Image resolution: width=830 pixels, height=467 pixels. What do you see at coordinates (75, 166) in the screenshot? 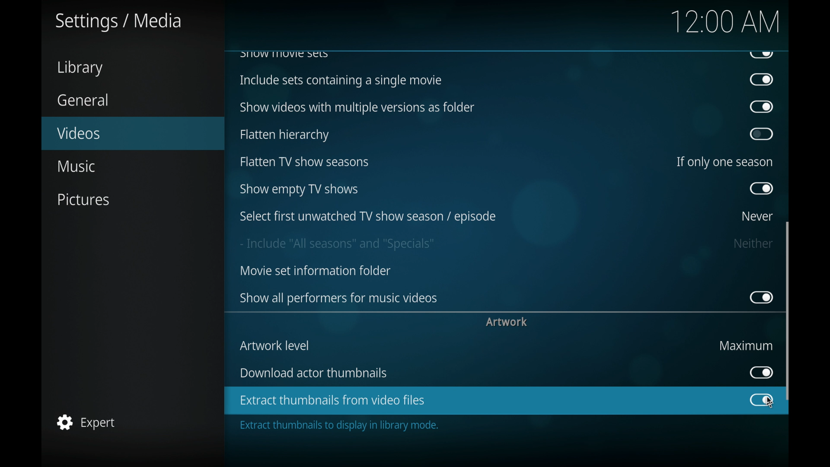
I see `music` at bounding box center [75, 166].